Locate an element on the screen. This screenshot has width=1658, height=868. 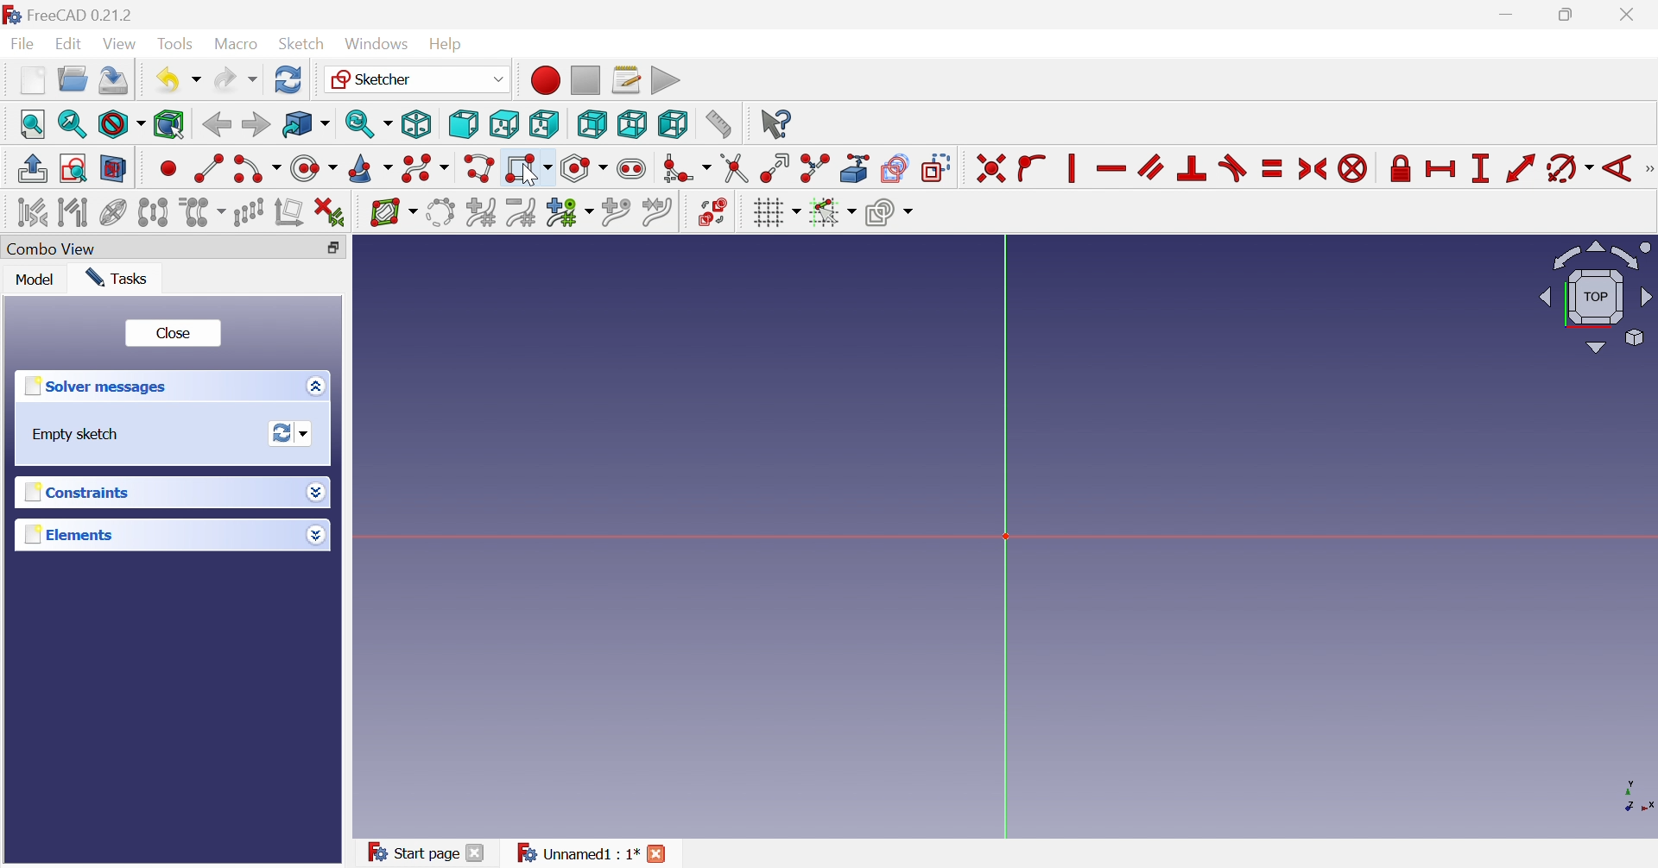
Constrain point onto object is located at coordinates (1031, 166).